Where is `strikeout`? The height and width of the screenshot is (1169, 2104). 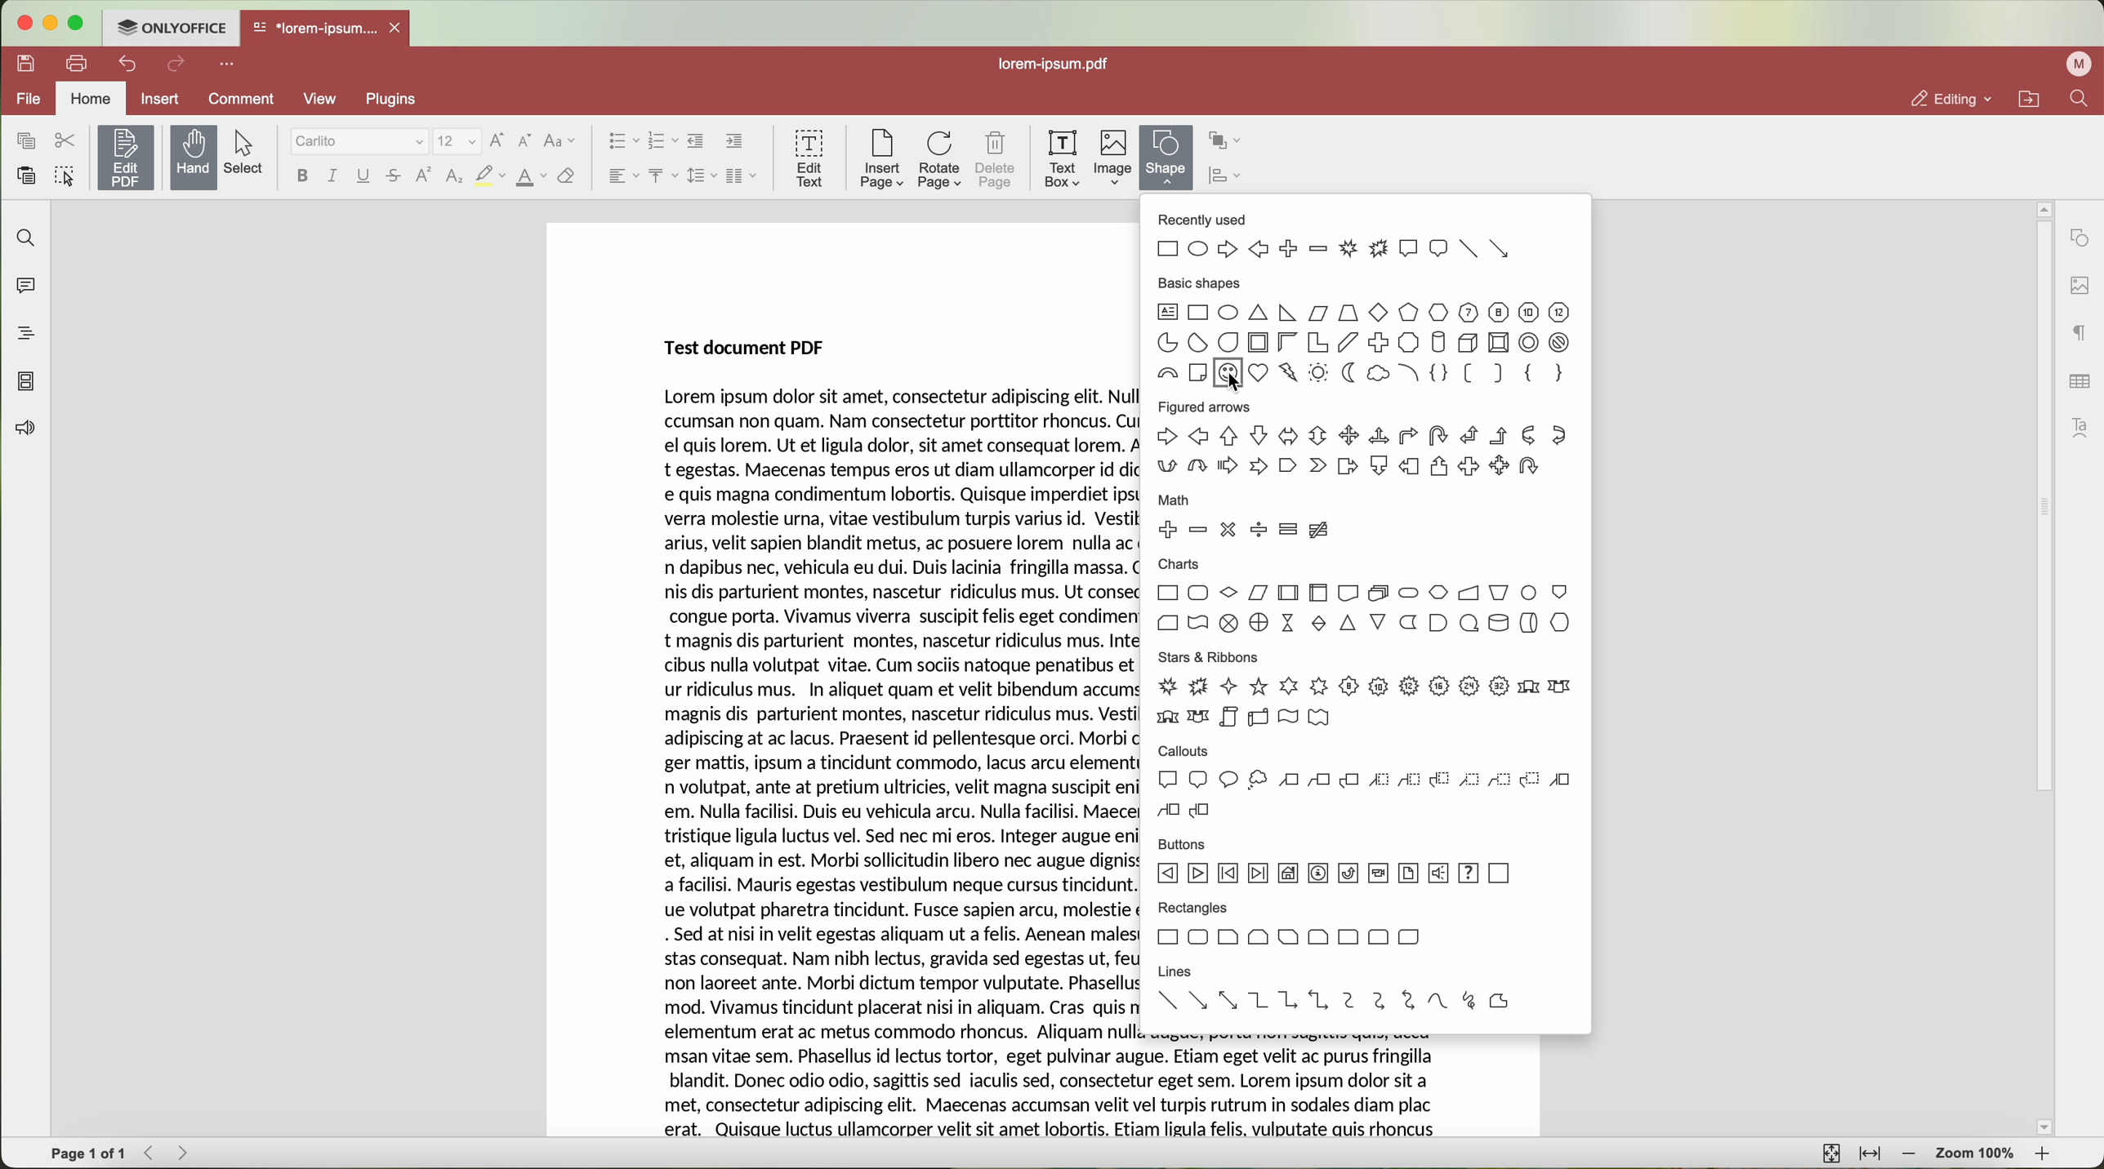
strikeout is located at coordinates (490, 176).